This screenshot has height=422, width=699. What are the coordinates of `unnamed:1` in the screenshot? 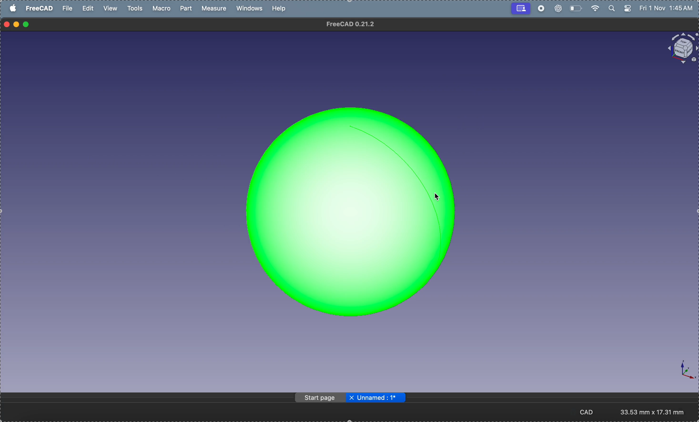 It's located at (376, 398).